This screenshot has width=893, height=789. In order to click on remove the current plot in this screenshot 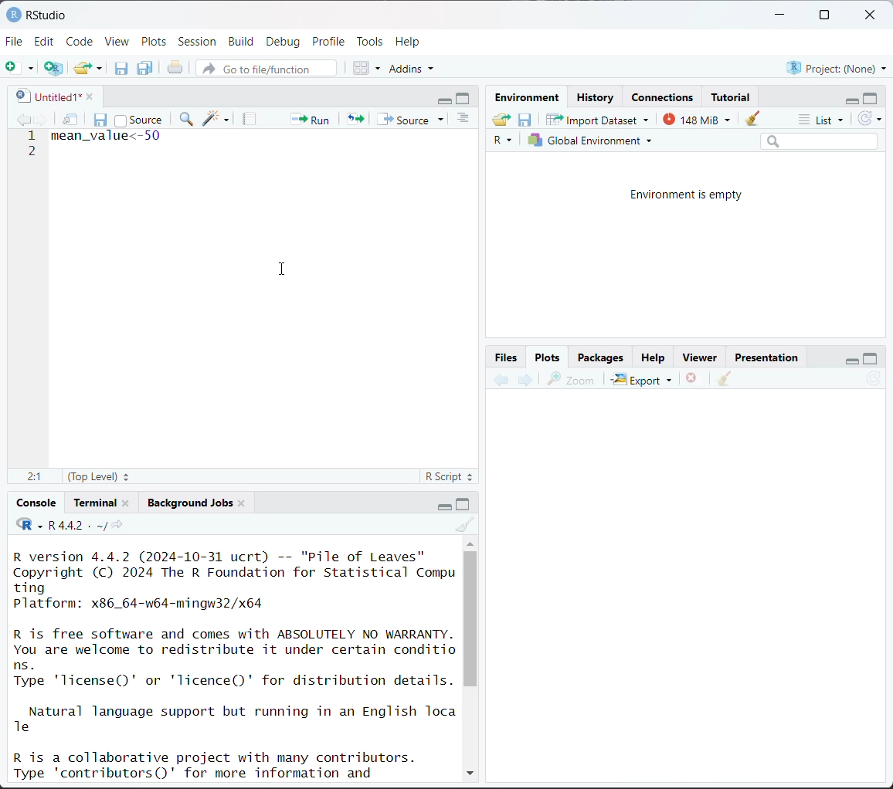, I will do `click(692, 381)`.